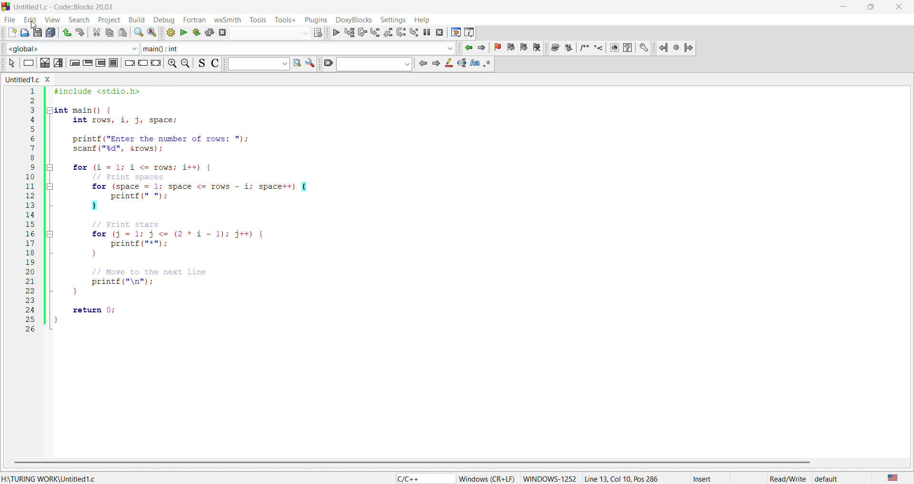 The width and height of the screenshot is (914, 484). Describe the element at coordinates (107, 33) in the screenshot. I see `copy` at that location.